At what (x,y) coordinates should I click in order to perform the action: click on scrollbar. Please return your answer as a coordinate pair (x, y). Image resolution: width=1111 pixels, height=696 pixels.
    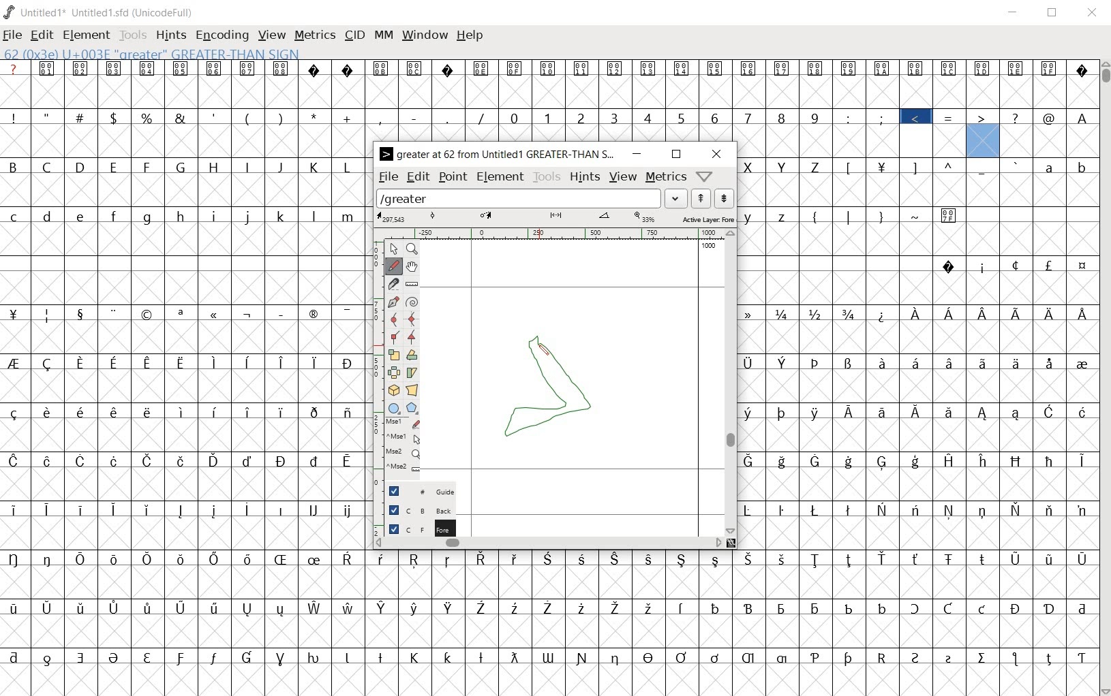
    Looking at the image, I should click on (731, 383).